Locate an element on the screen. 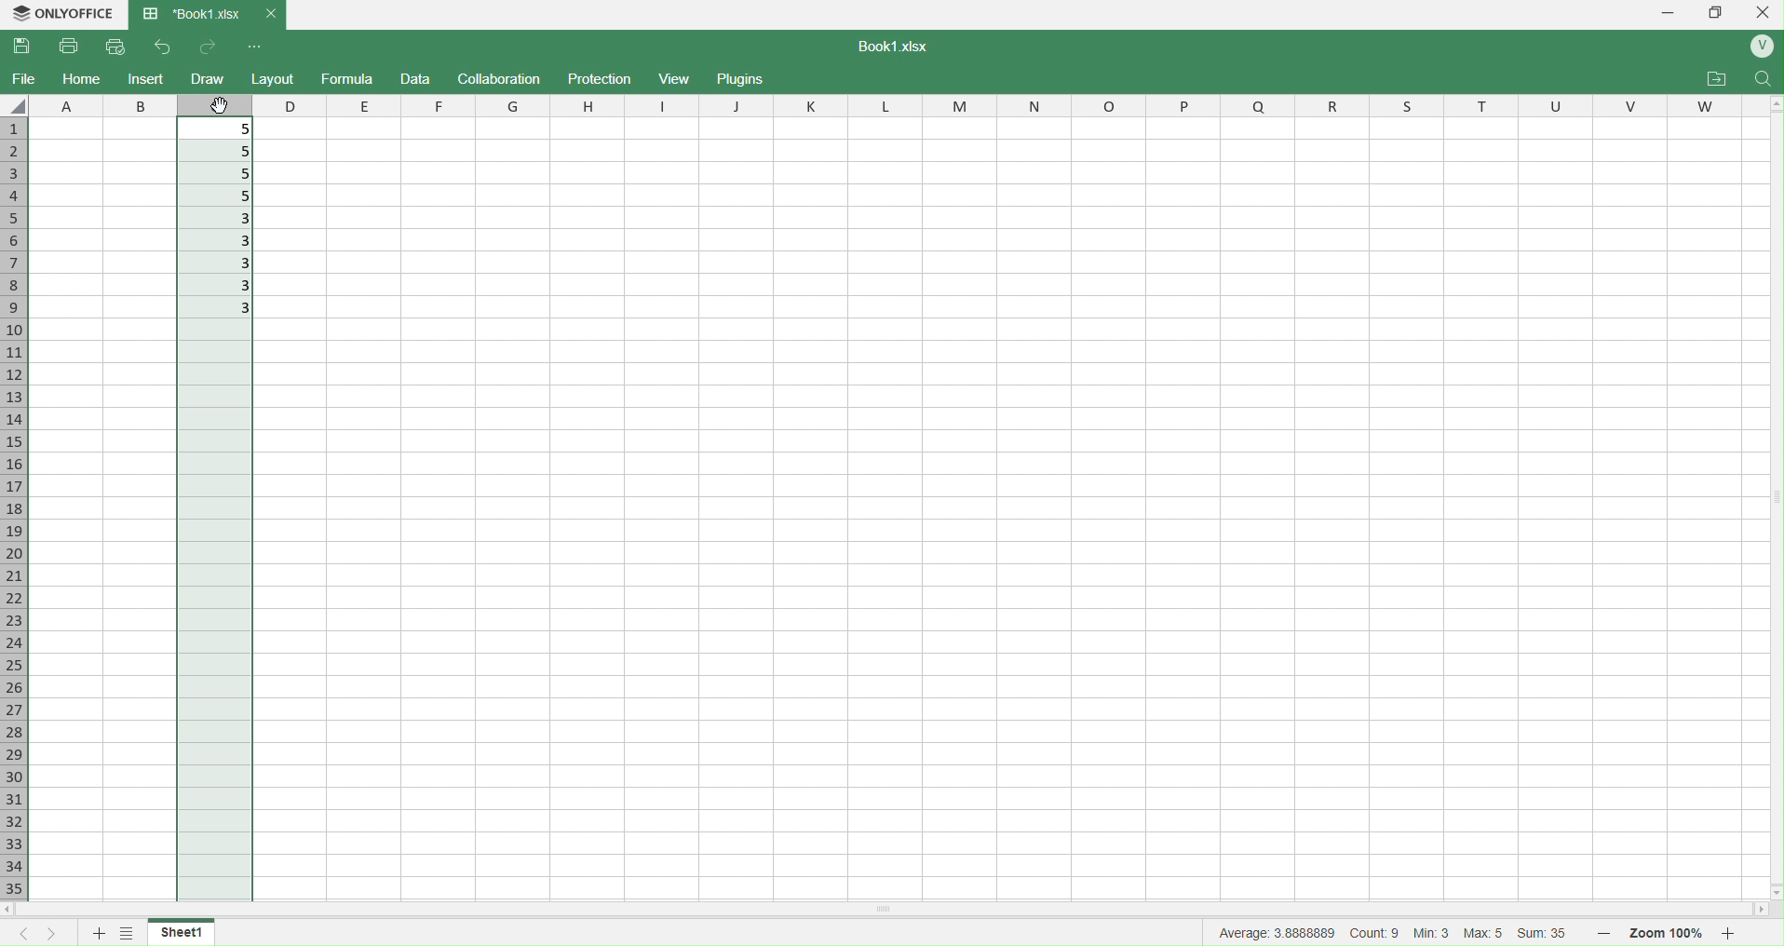 The height and width of the screenshot is (946, 1784). Minimize is located at coordinates (1669, 13).